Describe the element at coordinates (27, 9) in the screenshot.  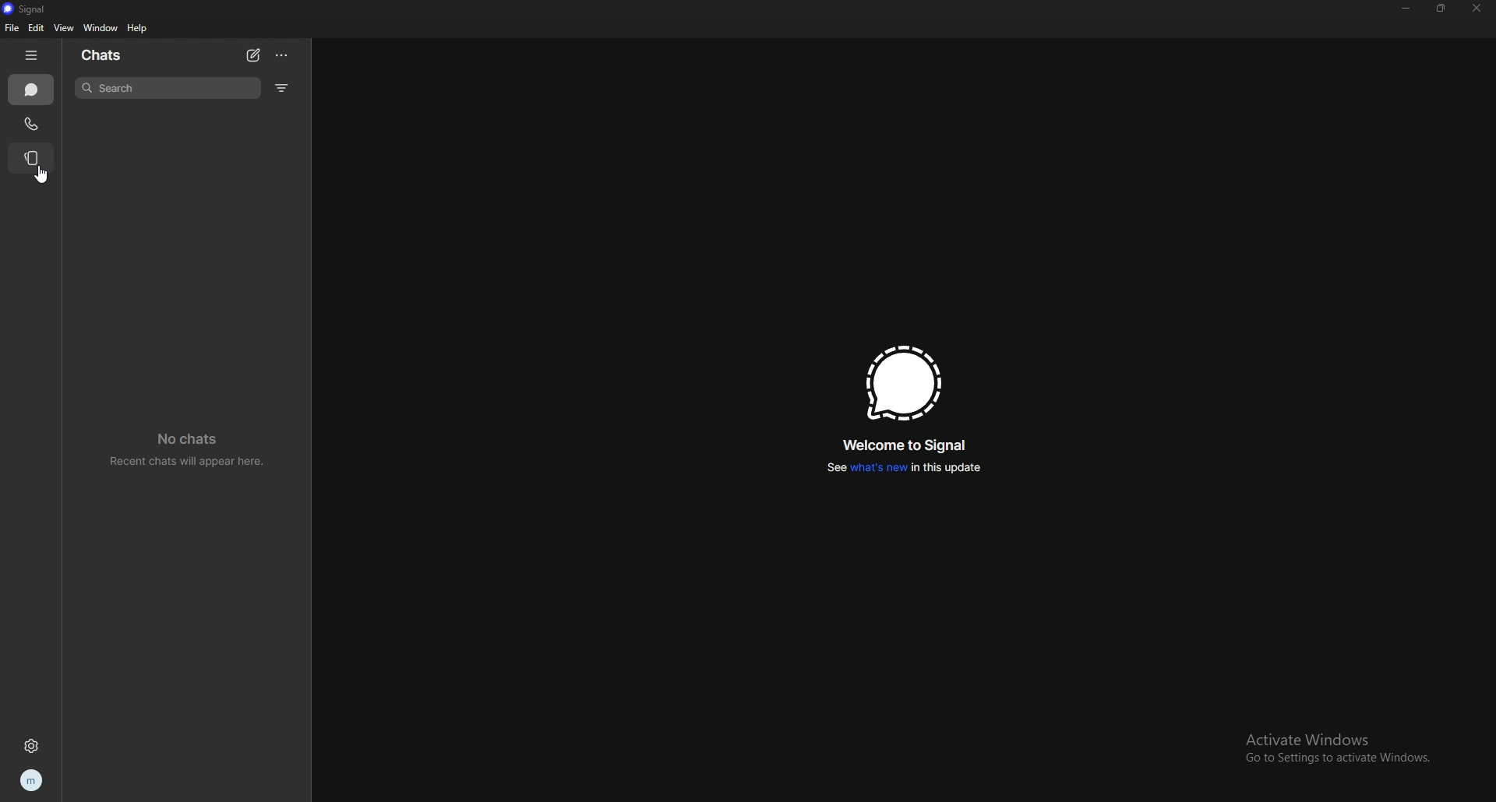
I see `signal` at that location.